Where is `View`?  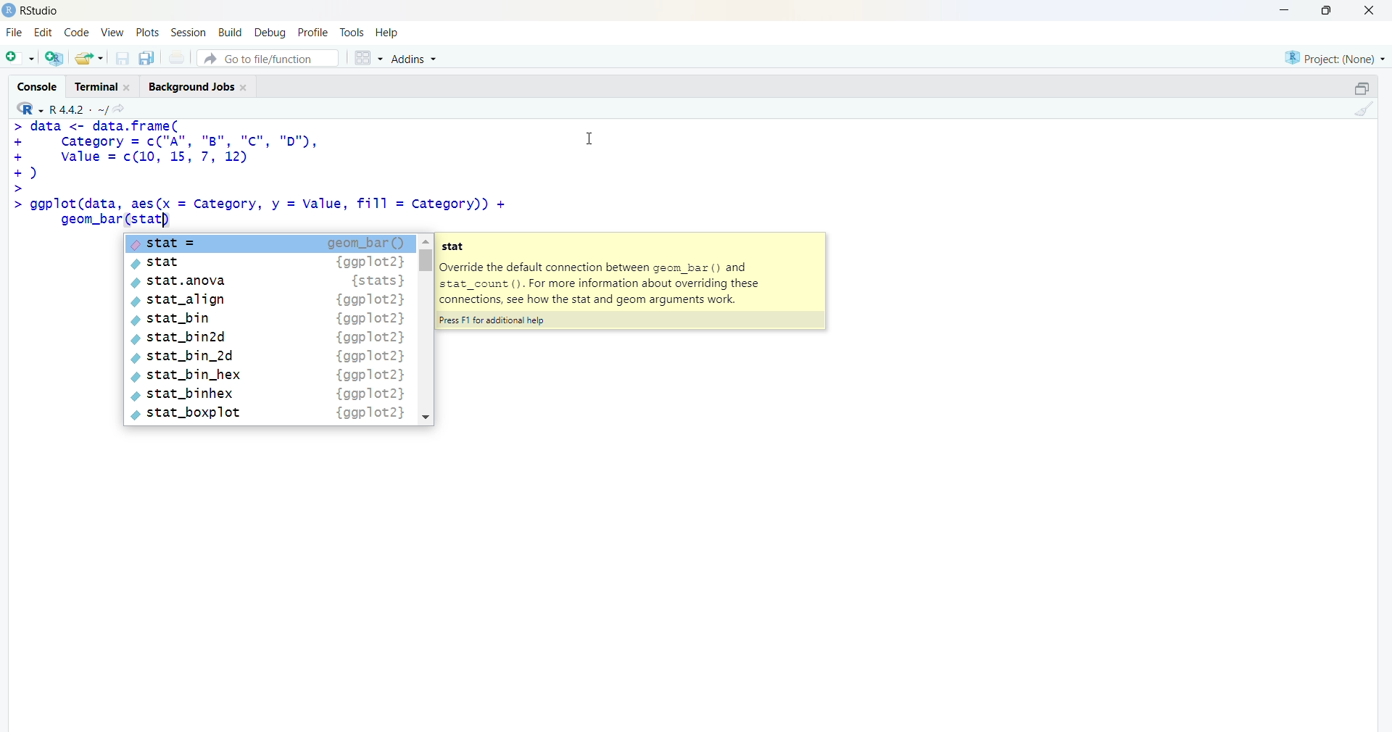
View is located at coordinates (113, 33).